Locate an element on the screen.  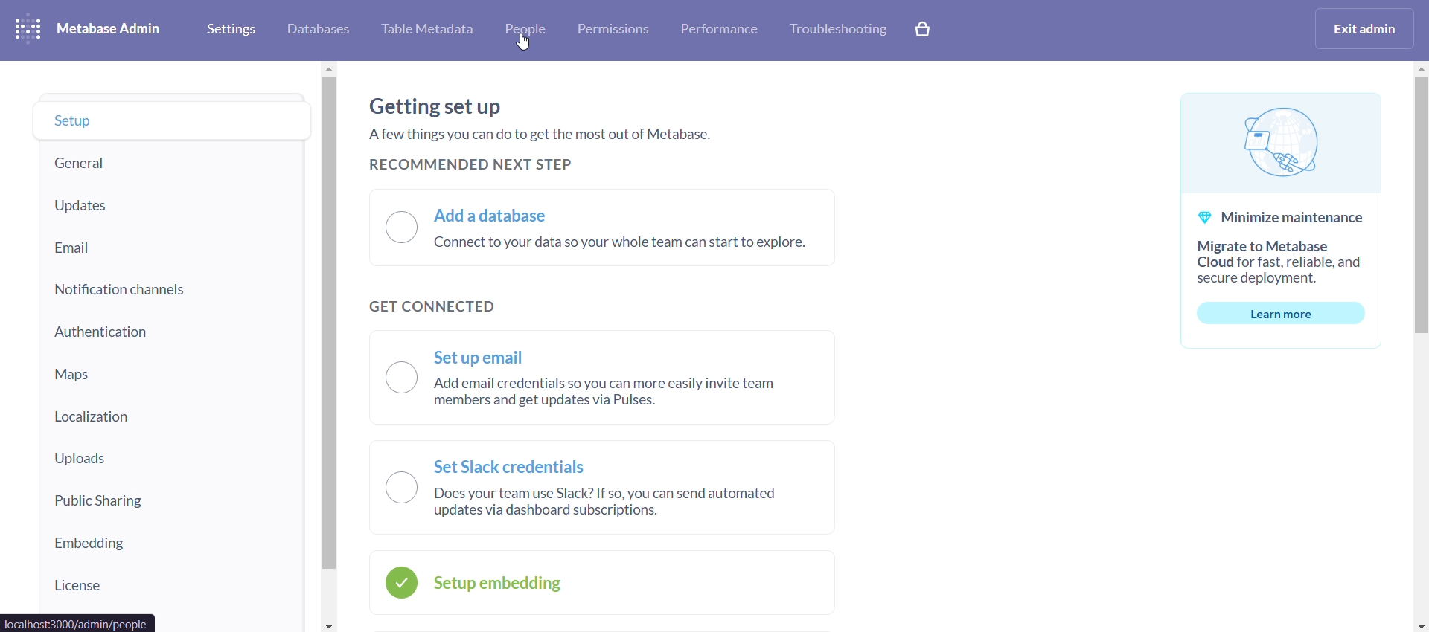
database is located at coordinates (316, 30).